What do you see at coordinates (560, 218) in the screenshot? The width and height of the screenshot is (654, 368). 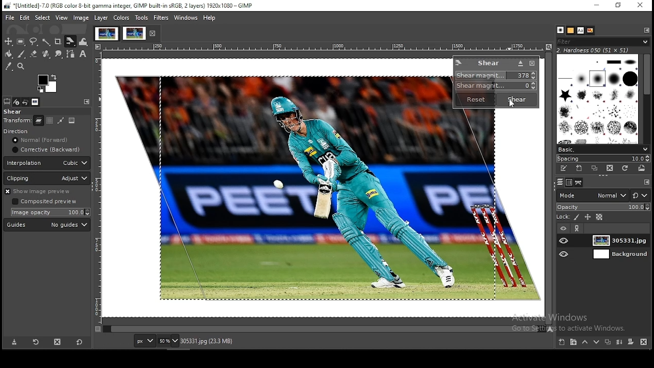 I see `lock` at bounding box center [560, 218].